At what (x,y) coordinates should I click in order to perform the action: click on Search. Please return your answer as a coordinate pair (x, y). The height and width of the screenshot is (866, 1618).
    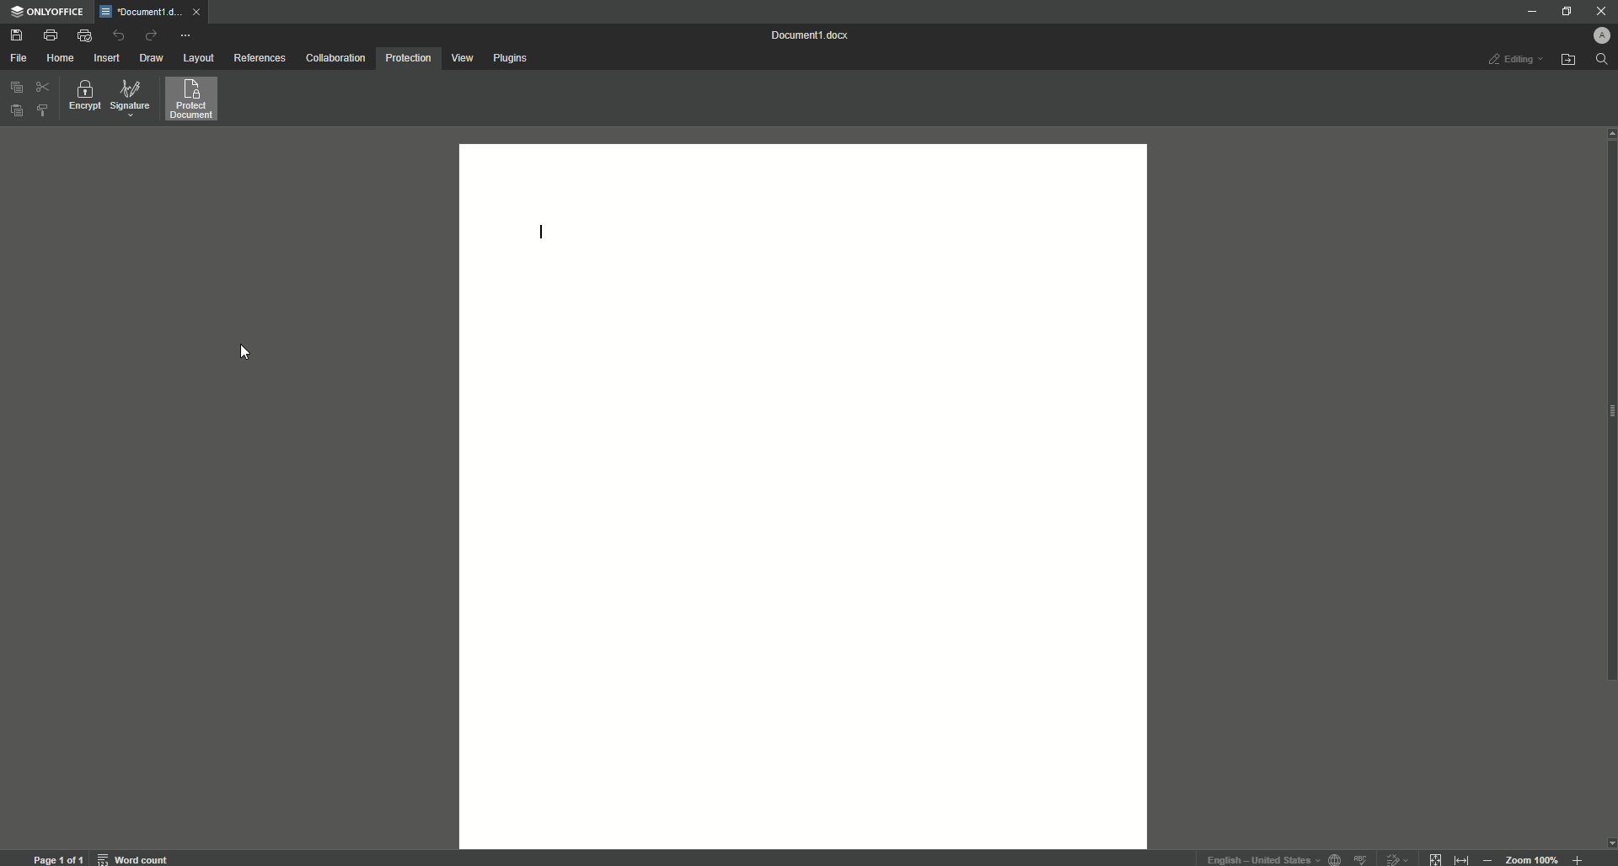
    Looking at the image, I should click on (1603, 64).